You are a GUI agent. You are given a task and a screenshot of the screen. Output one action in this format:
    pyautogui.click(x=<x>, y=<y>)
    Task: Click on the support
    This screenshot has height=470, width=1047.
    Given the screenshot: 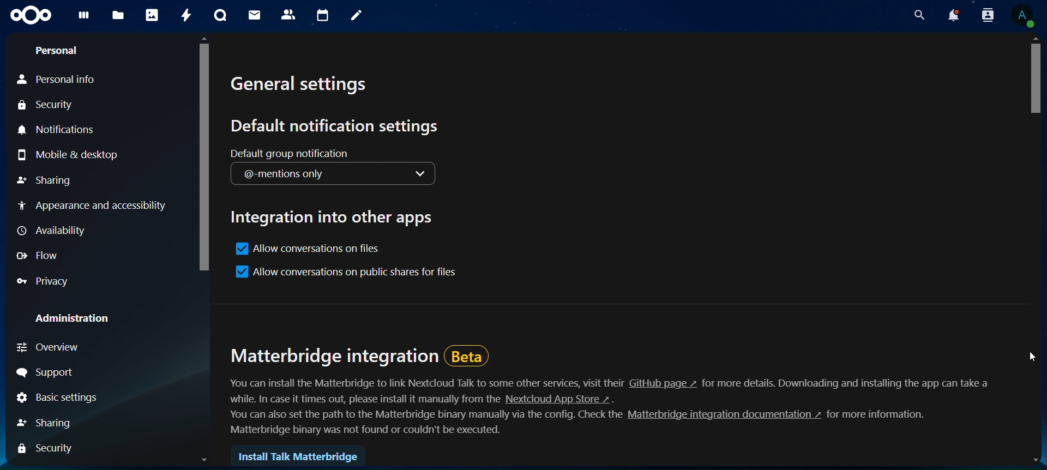 What is the action you would take?
    pyautogui.click(x=47, y=373)
    